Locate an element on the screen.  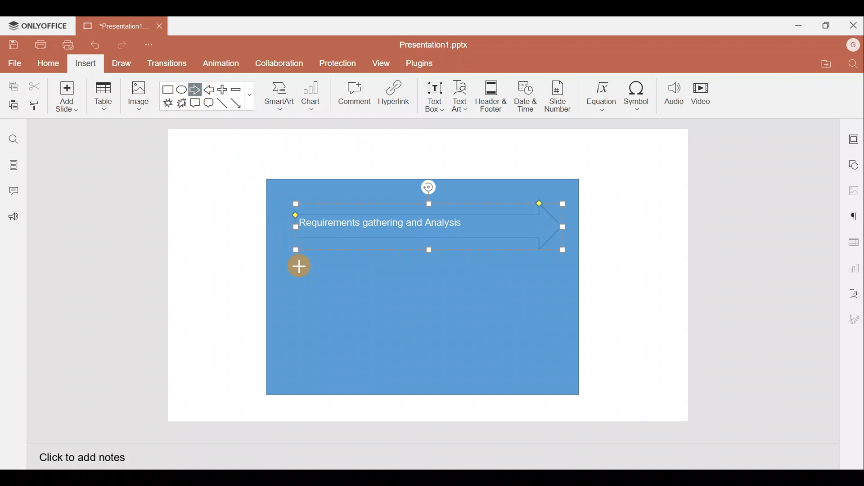
Shape settings is located at coordinates (854, 164).